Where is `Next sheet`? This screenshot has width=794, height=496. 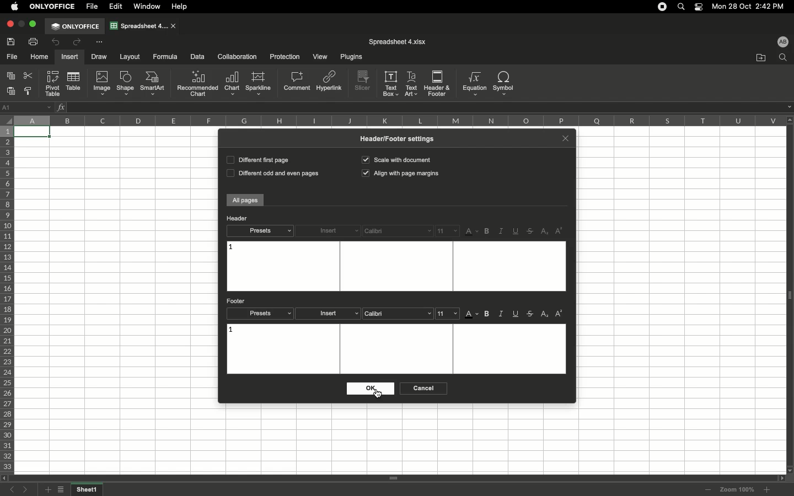
Next sheet is located at coordinates (28, 490).